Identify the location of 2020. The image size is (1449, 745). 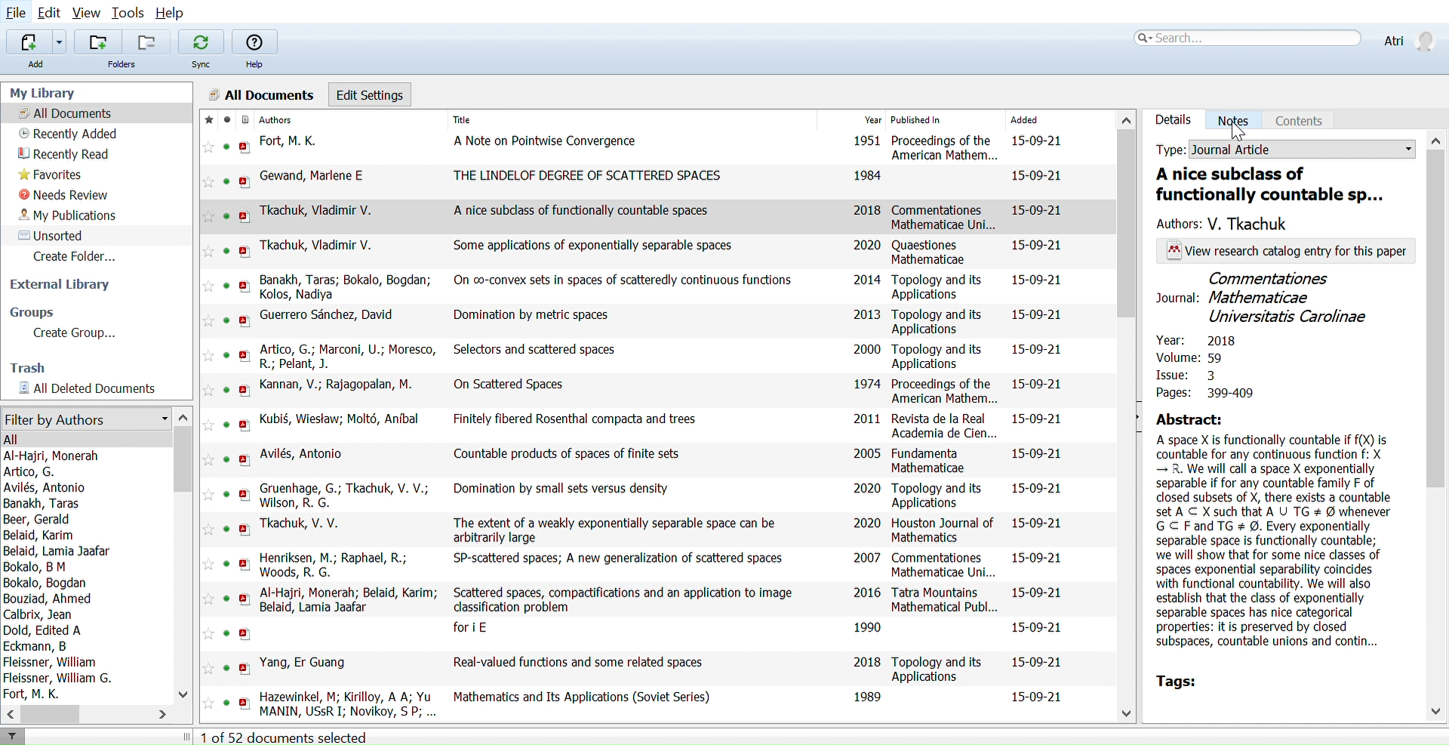
(866, 523).